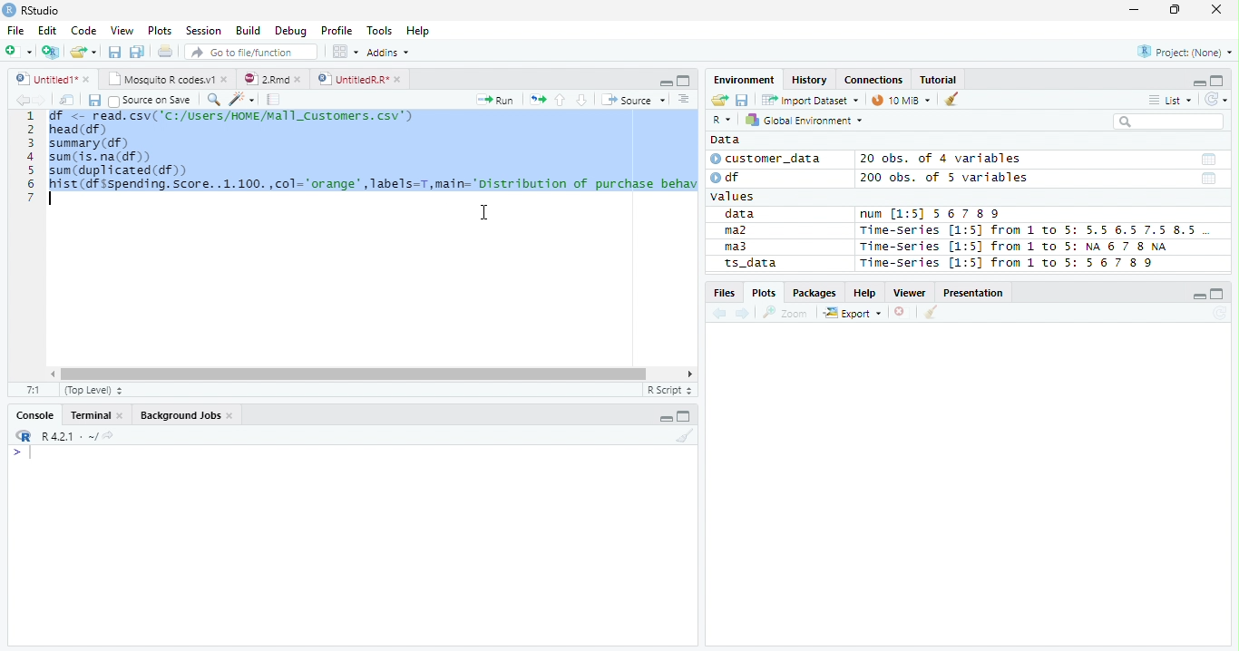 The height and width of the screenshot is (651, 1239). What do you see at coordinates (717, 101) in the screenshot?
I see `Open folder` at bounding box center [717, 101].